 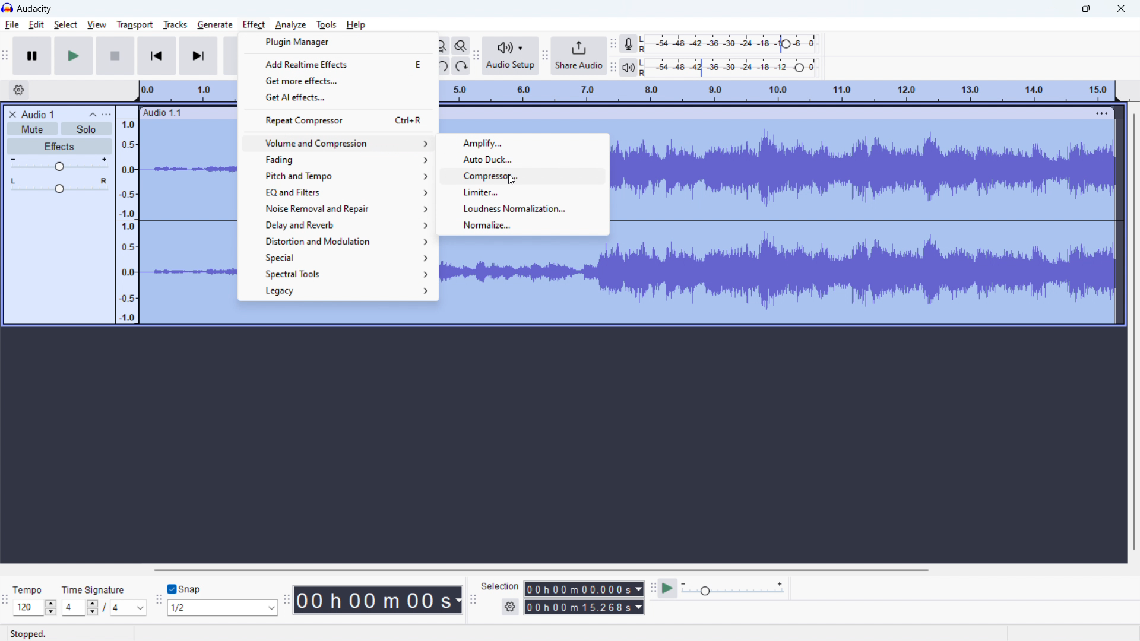 What do you see at coordinates (579, 55) in the screenshot?
I see `share audio` at bounding box center [579, 55].